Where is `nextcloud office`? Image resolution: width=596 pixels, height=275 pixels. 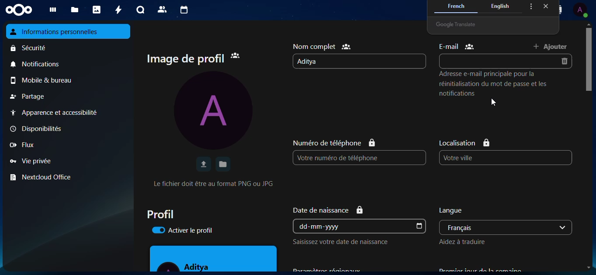
nextcloud office is located at coordinates (45, 177).